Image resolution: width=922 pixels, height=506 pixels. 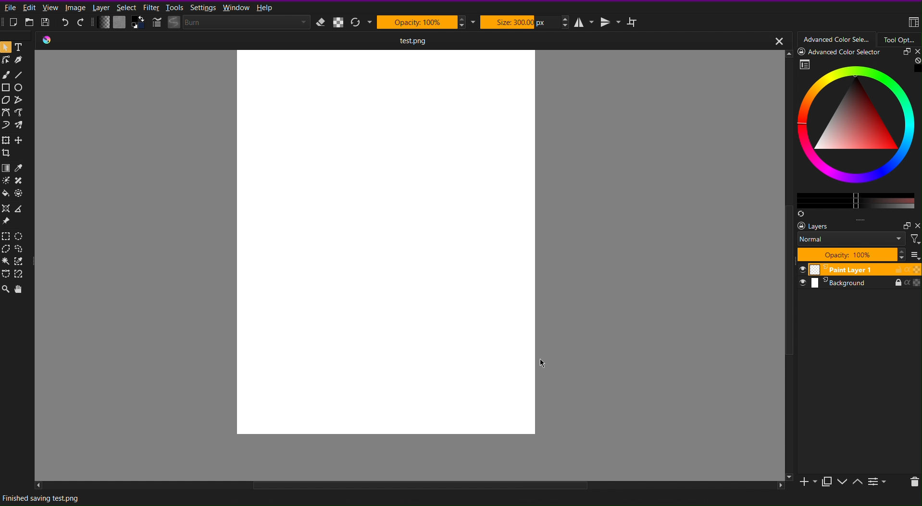 What do you see at coordinates (203, 7) in the screenshot?
I see `Settings` at bounding box center [203, 7].